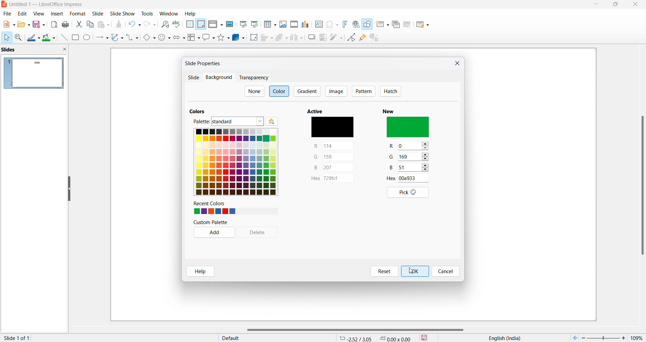  I want to click on Help, so click(191, 13).